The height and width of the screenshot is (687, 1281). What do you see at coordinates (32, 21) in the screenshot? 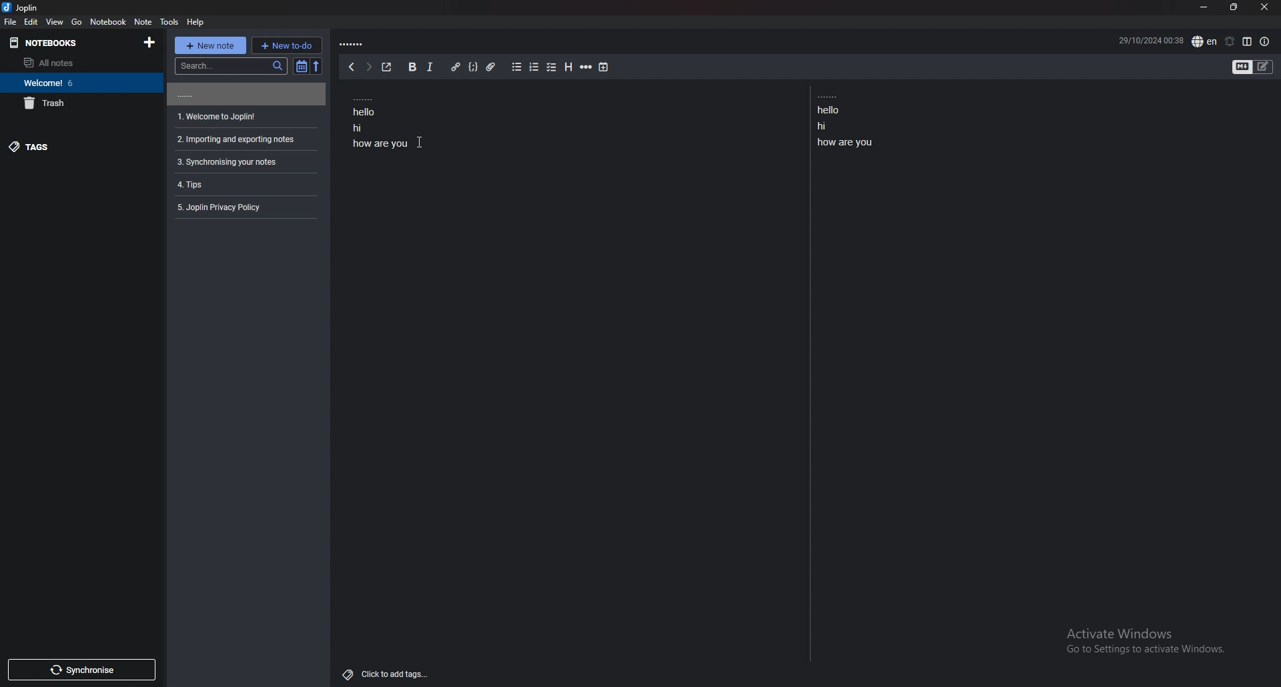
I see `edit` at bounding box center [32, 21].